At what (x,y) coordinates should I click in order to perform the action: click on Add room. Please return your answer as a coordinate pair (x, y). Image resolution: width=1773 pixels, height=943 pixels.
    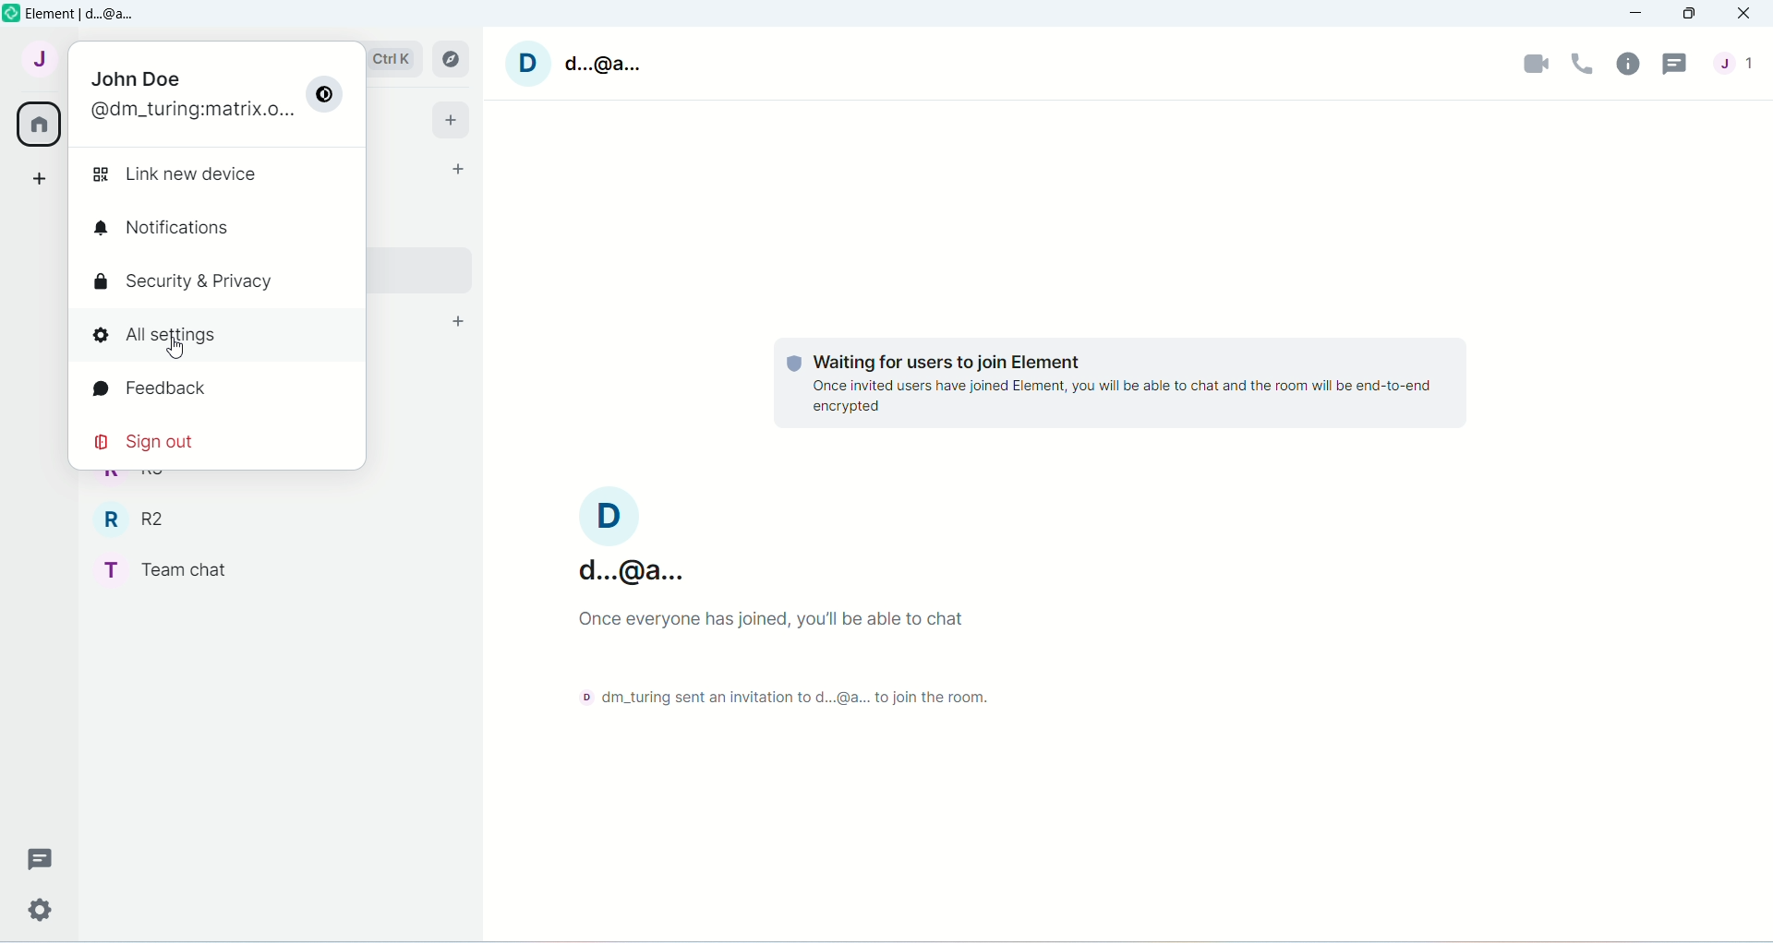
    Looking at the image, I should click on (457, 321).